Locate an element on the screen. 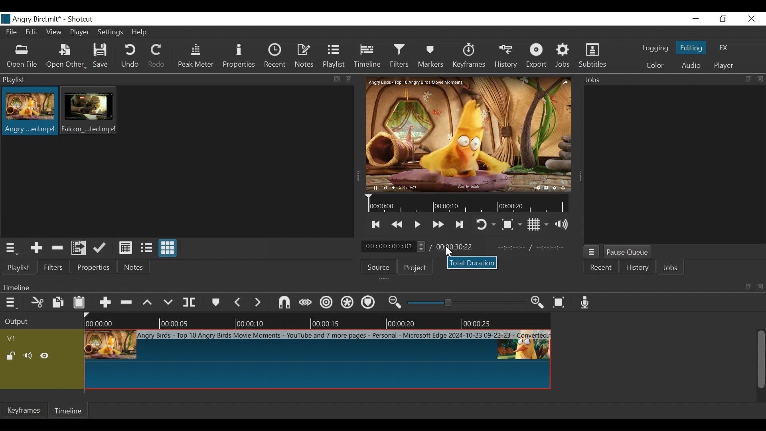  Filters is located at coordinates (54, 267).